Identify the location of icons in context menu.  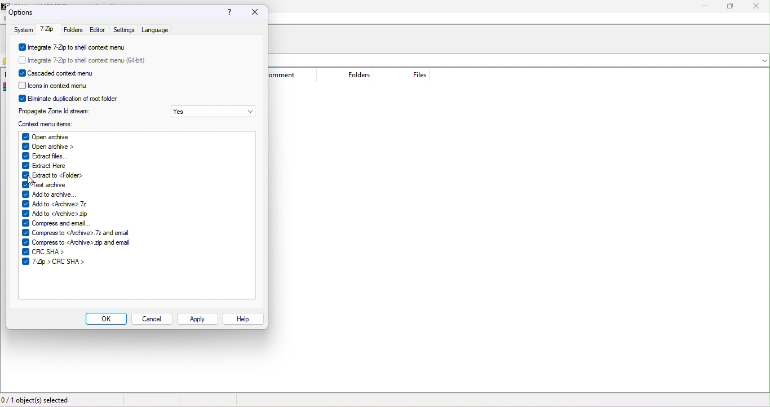
(63, 85).